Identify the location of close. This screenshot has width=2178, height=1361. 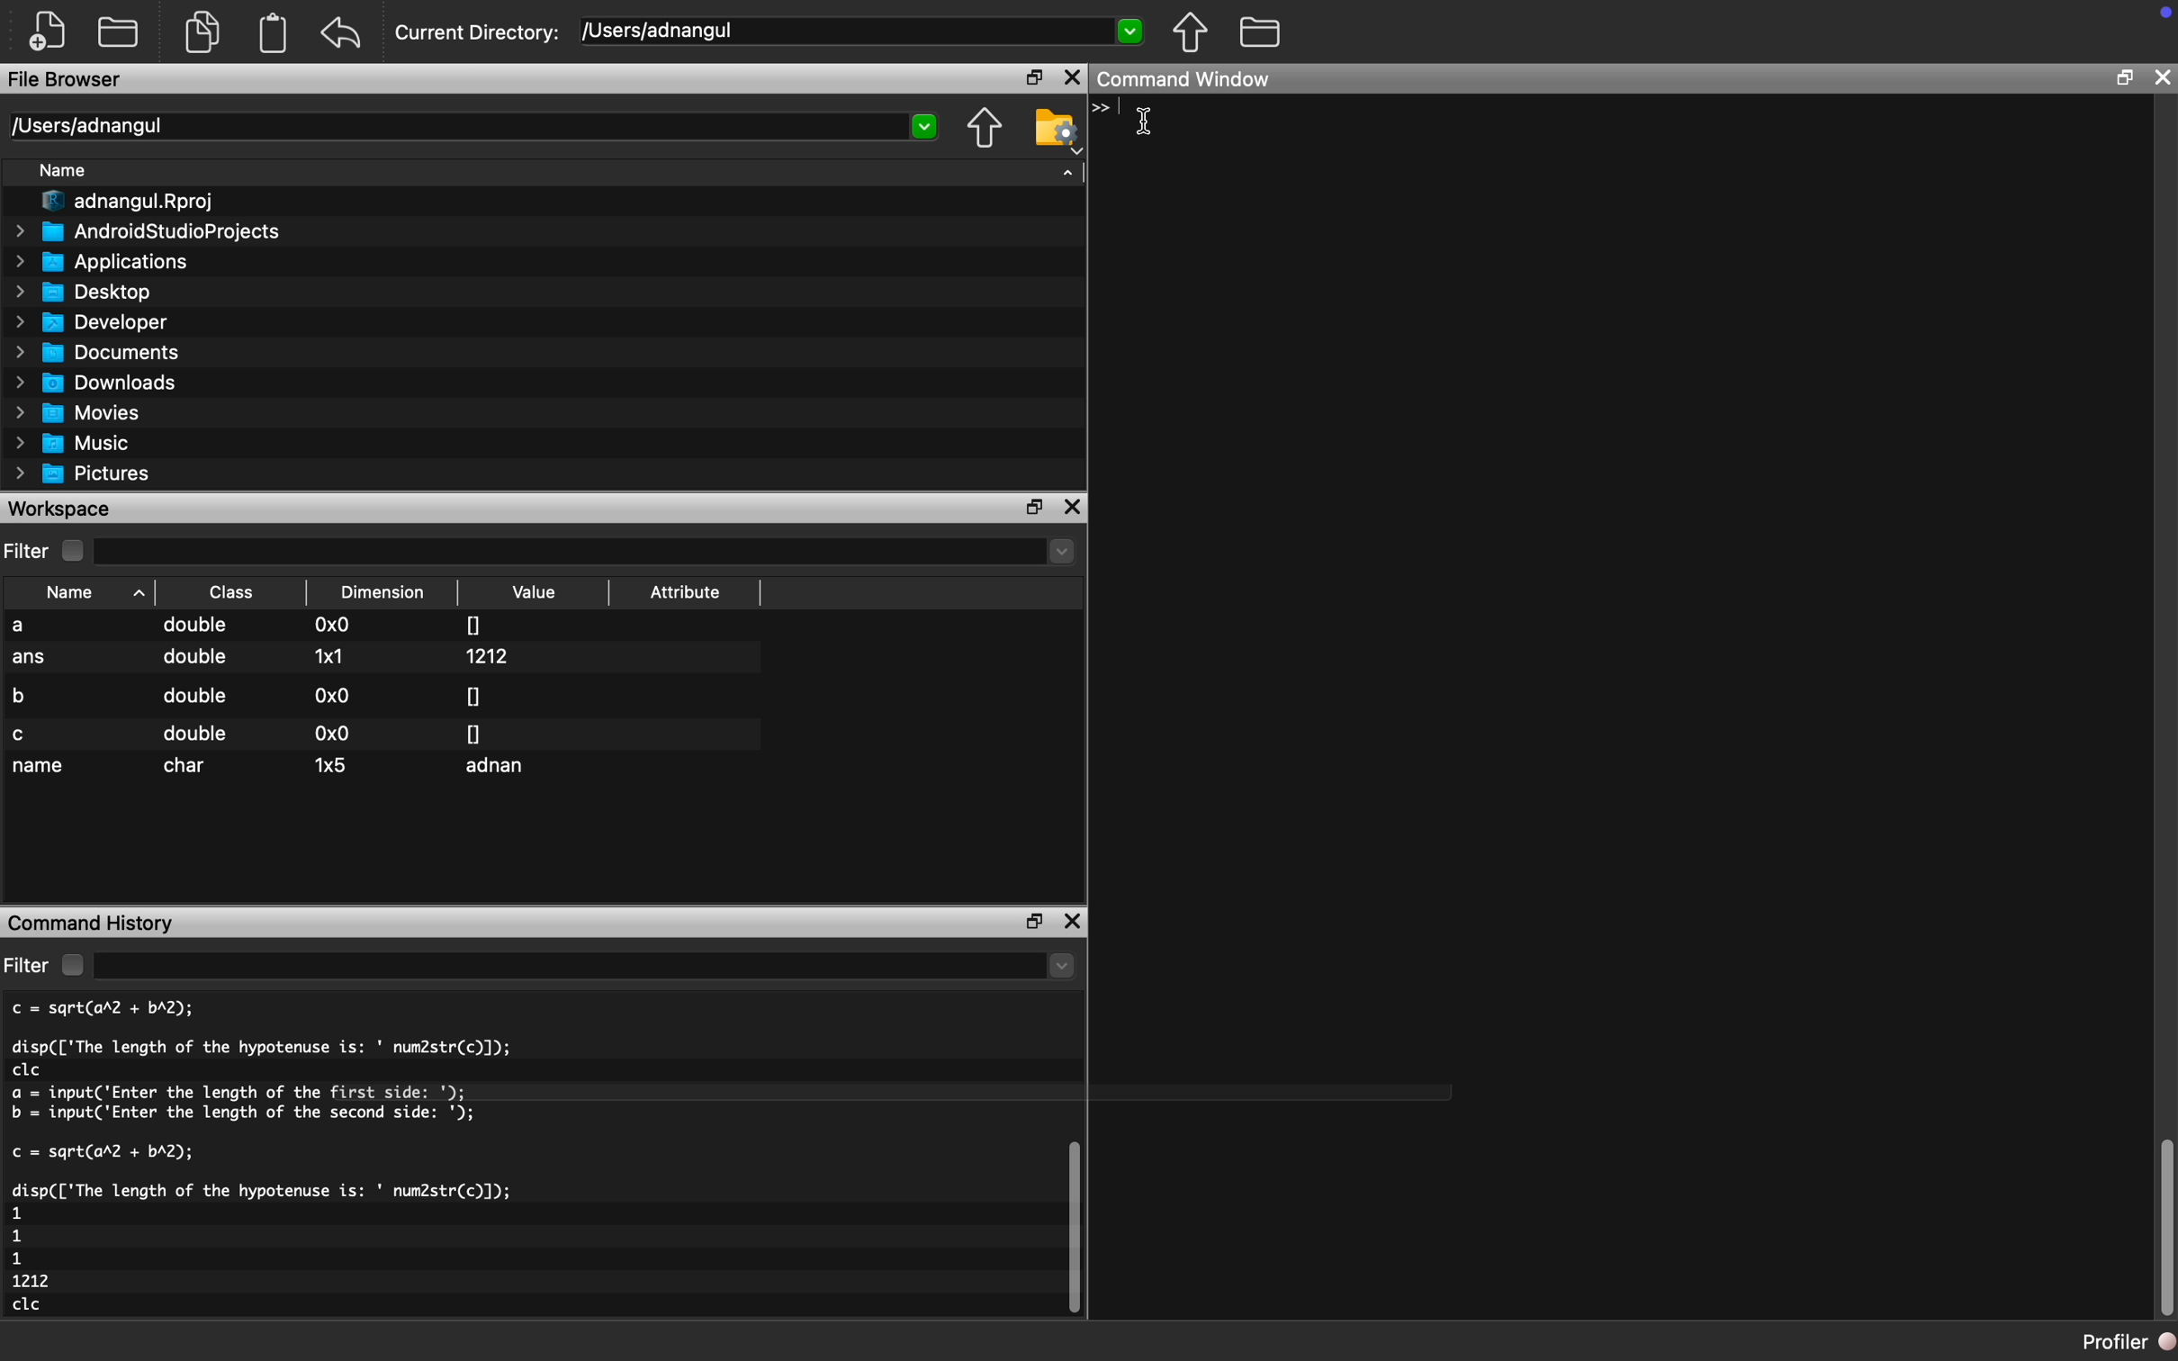
(2164, 77).